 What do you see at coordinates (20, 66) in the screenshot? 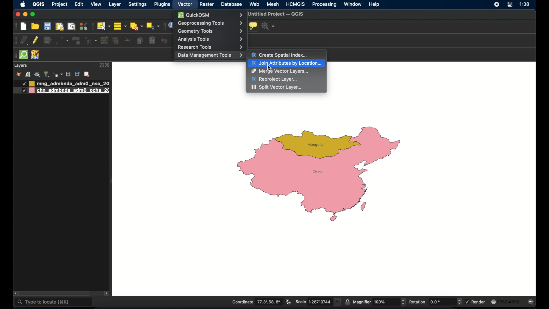
I see `layers` at bounding box center [20, 66].